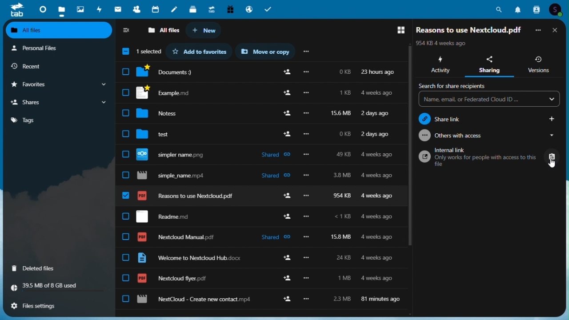  Describe the element at coordinates (287, 280) in the screenshot. I see ` add user` at that location.